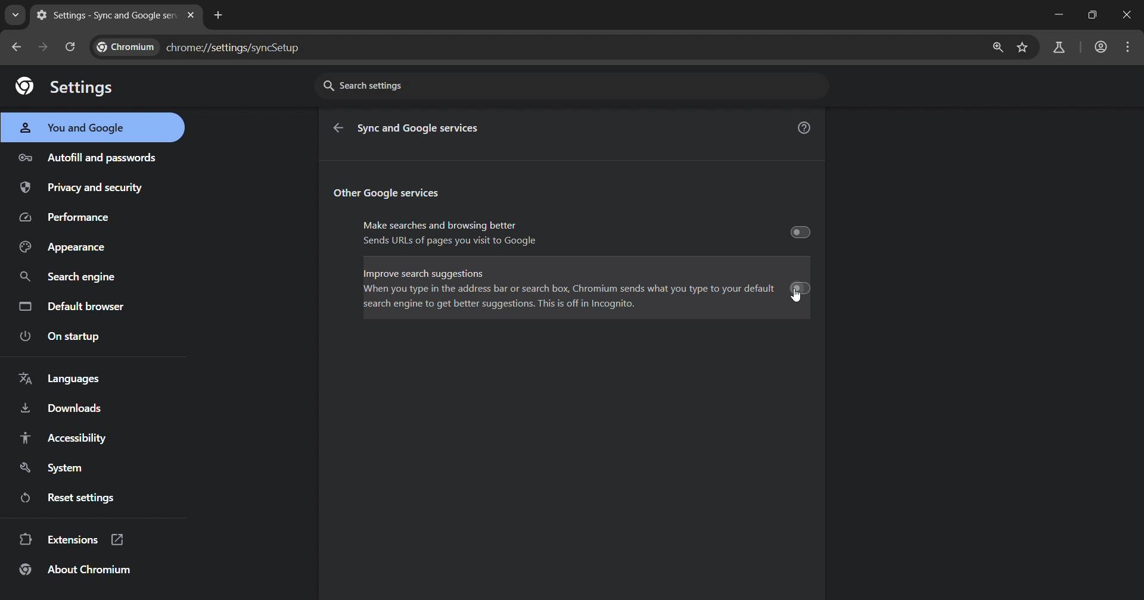  I want to click on go back one page, so click(14, 46).